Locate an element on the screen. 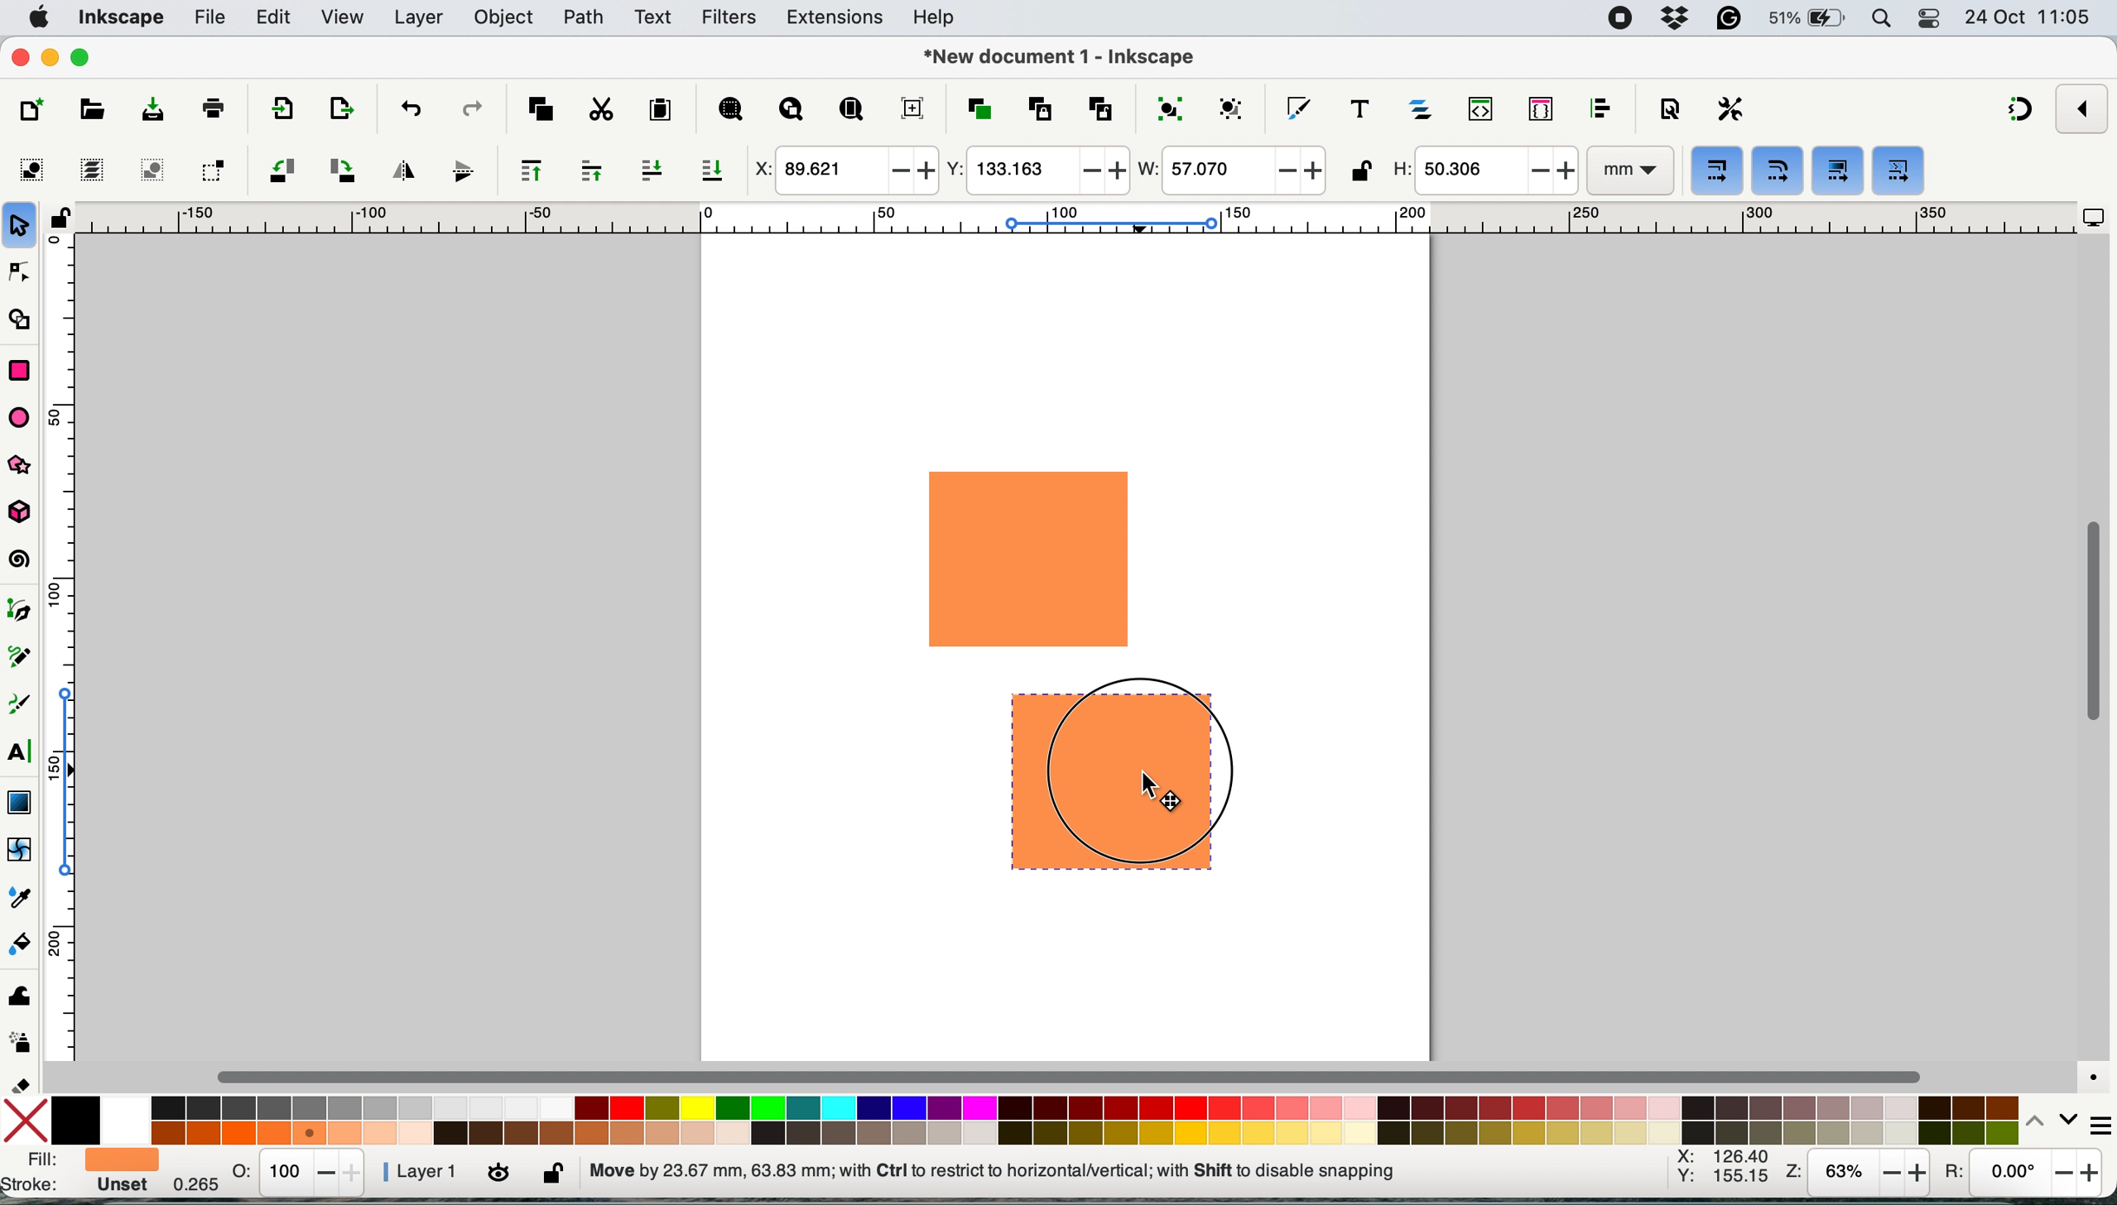 The image size is (2117, 1205). xy coordinates is located at coordinates (1722, 1172).